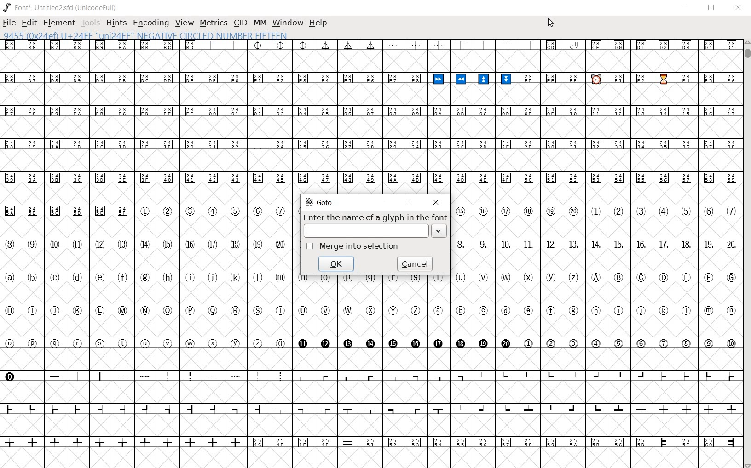 This screenshot has height=468, width=751. Describe the element at coordinates (62, 6) in the screenshot. I see `FONT*UNTITLED2.SFD (UNICODEFULL)` at that location.